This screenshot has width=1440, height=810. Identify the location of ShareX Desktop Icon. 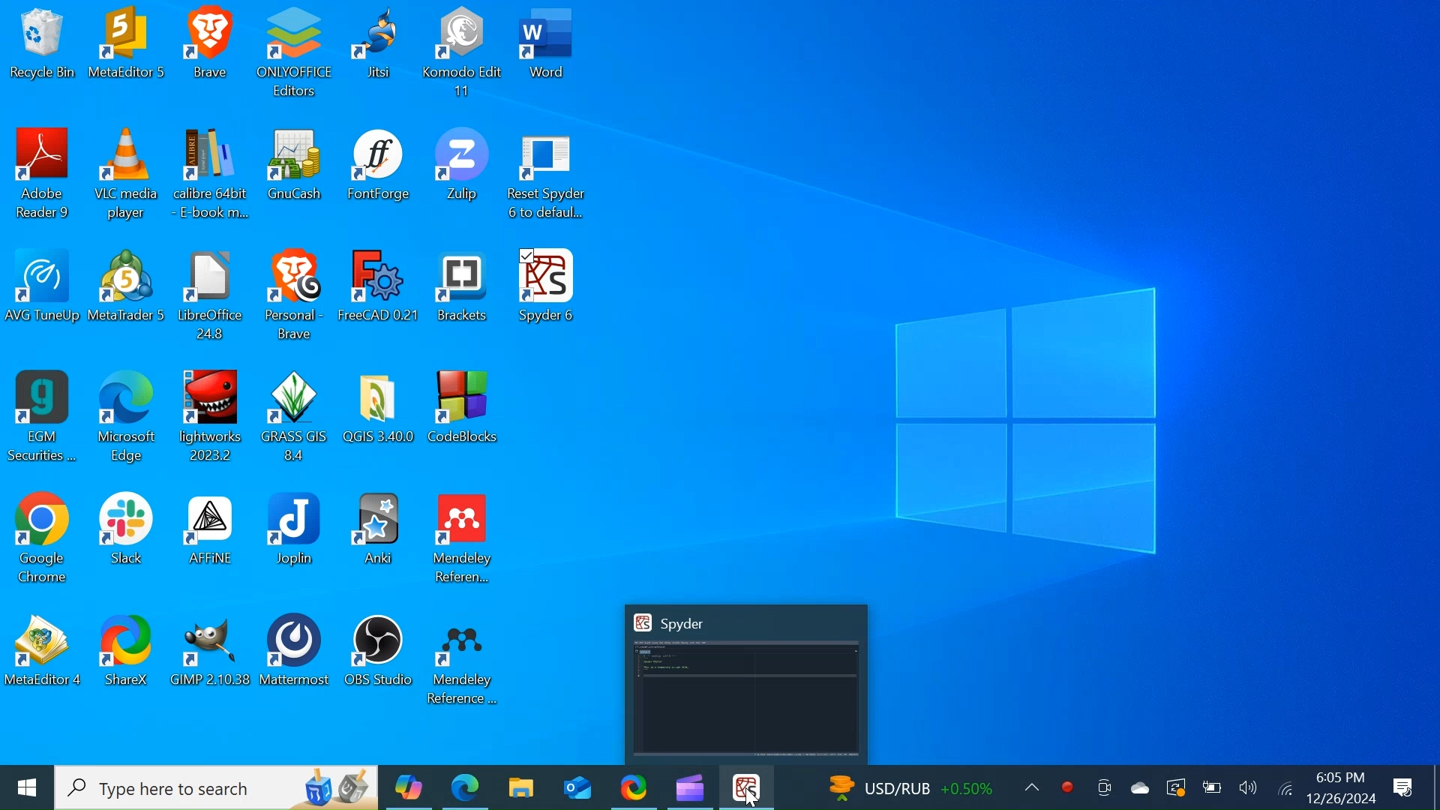
(124, 658).